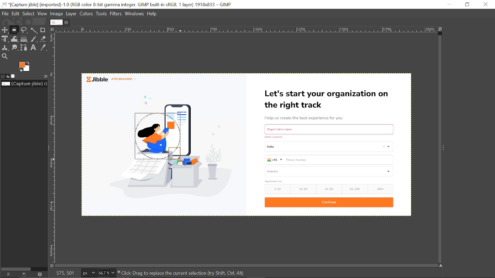 The image size is (495, 278). Describe the element at coordinates (118, 5) in the screenshot. I see `Current window` at that location.